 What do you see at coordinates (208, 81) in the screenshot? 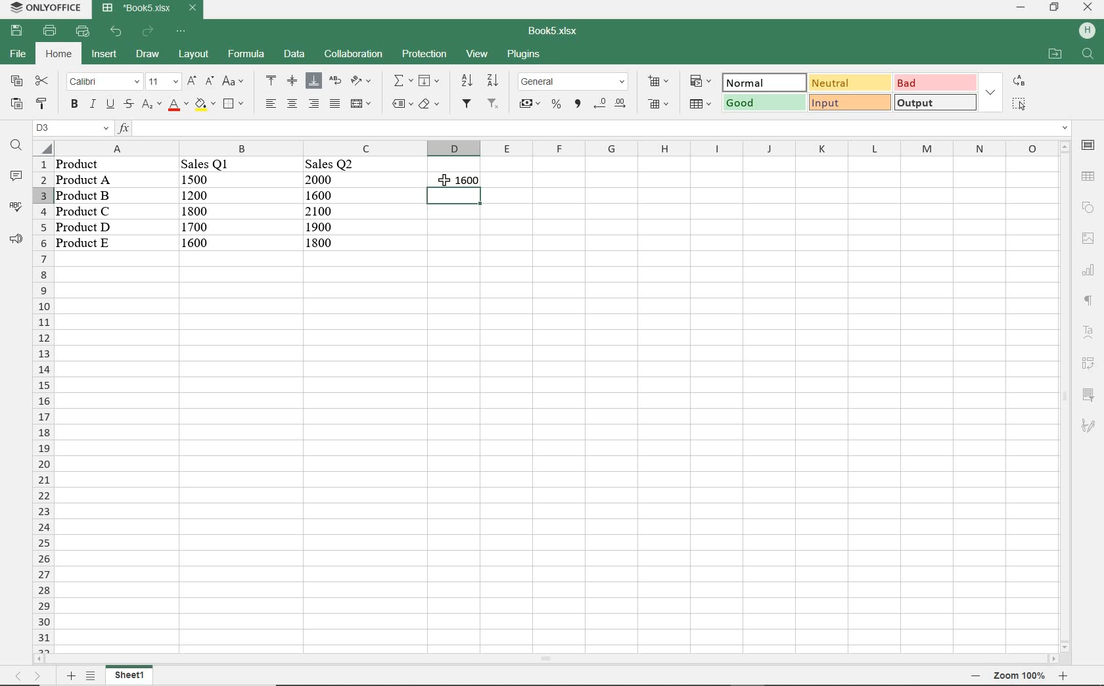
I see `decrement font size` at bounding box center [208, 81].